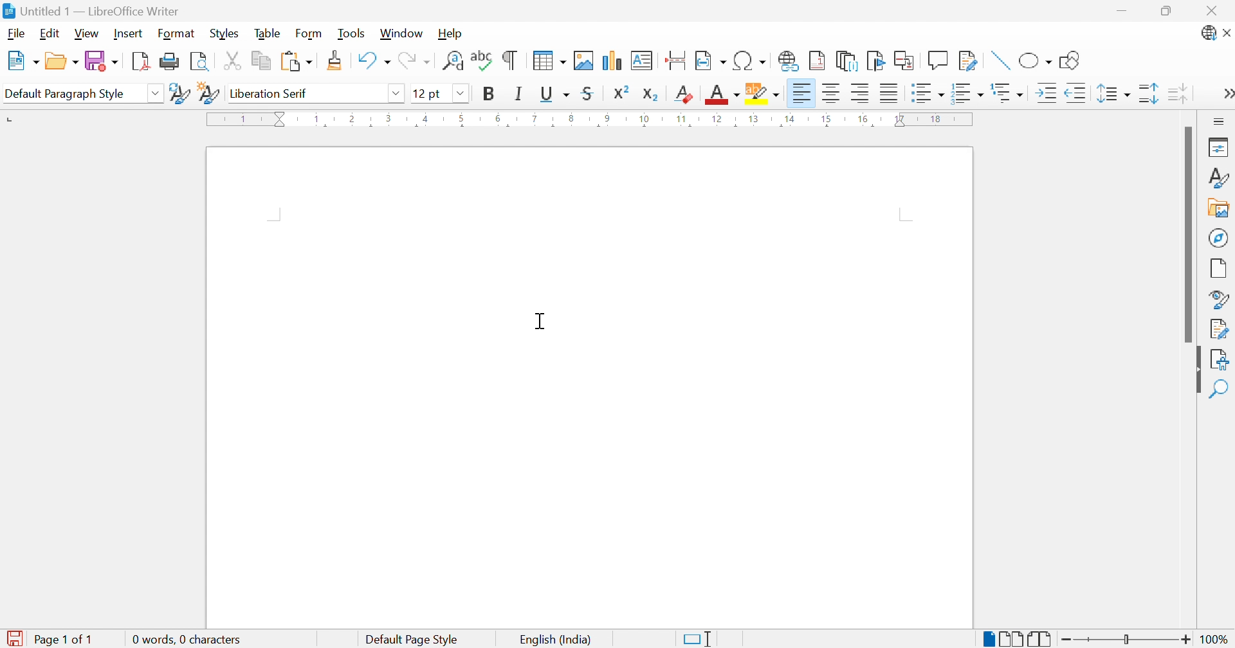  Describe the element at coordinates (594, 120) in the screenshot. I see `Ruler` at that location.